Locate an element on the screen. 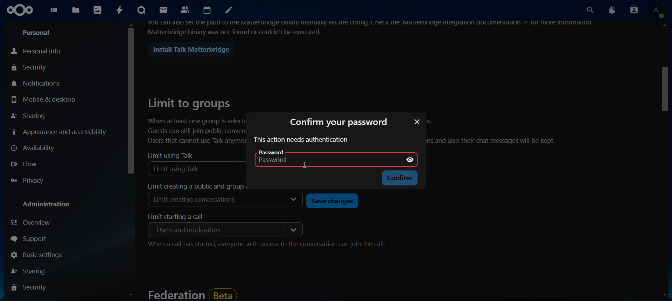 Image resolution: width=672 pixels, height=301 pixels. install talk matterbridge is located at coordinates (188, 50).